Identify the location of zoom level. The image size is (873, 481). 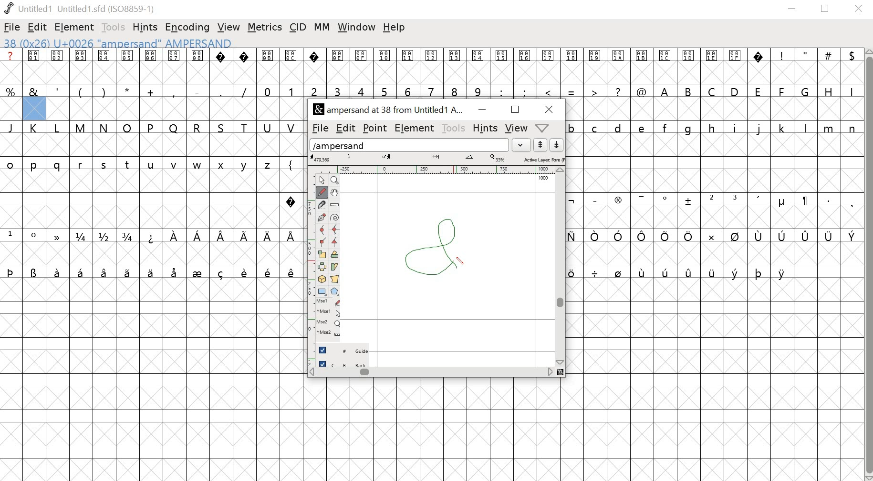
(499, 158).